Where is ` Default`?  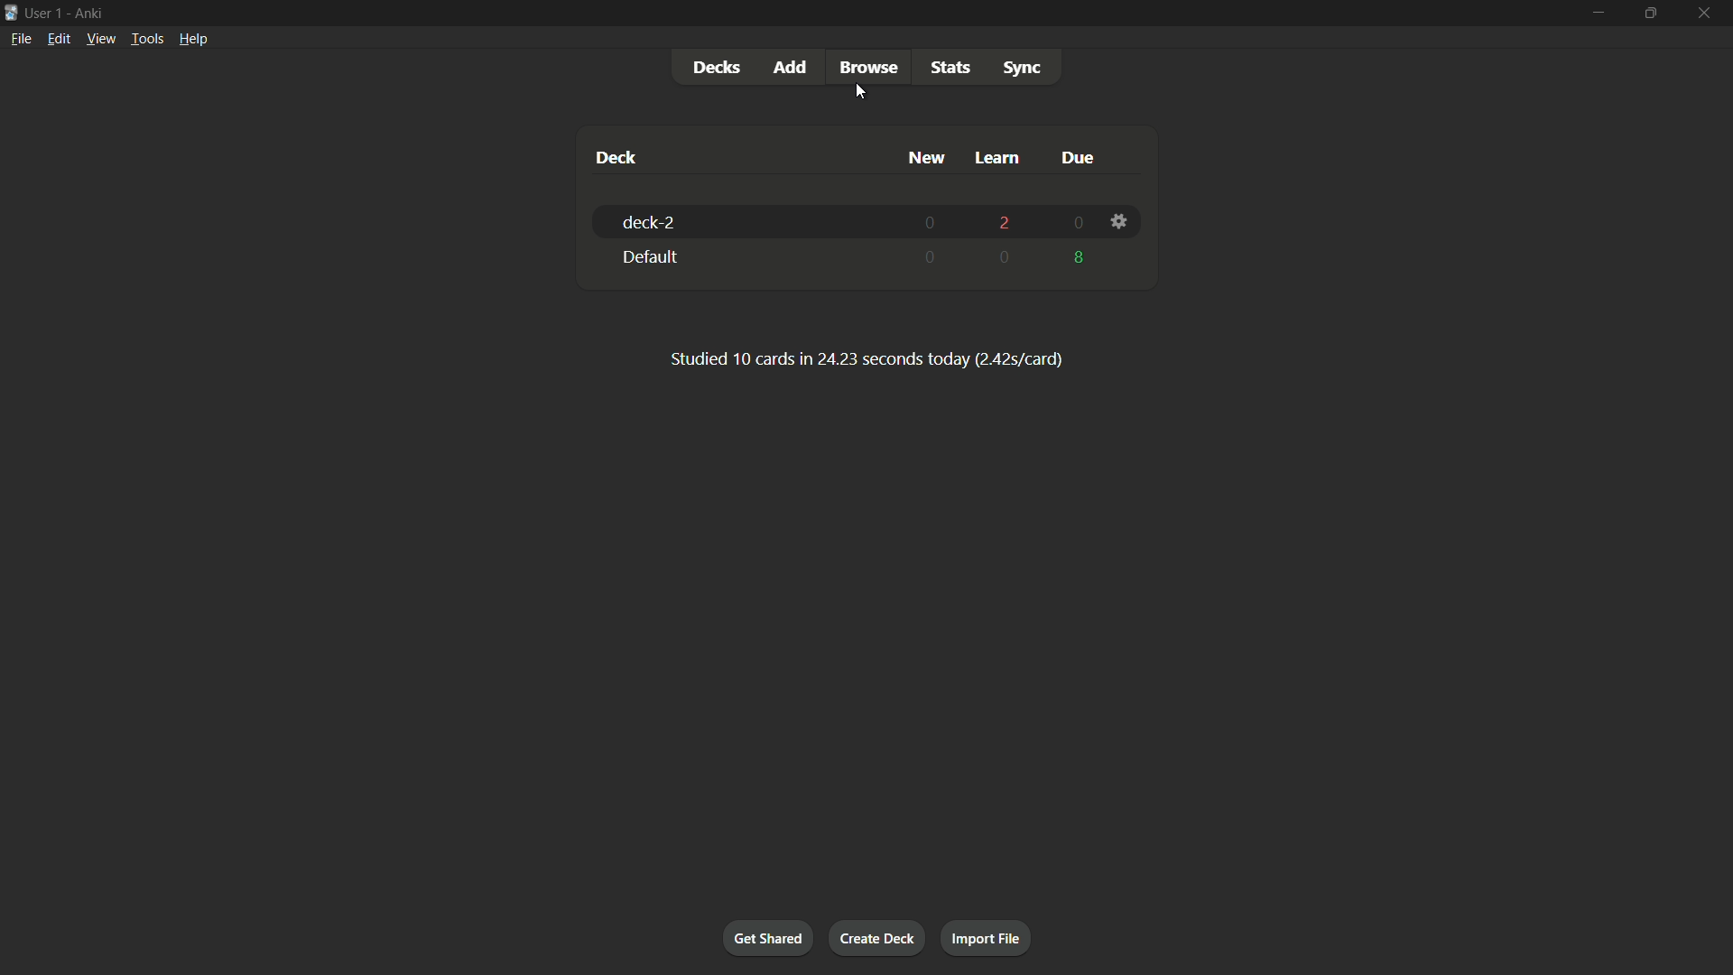
 Default is located at coordinates (649, 257).